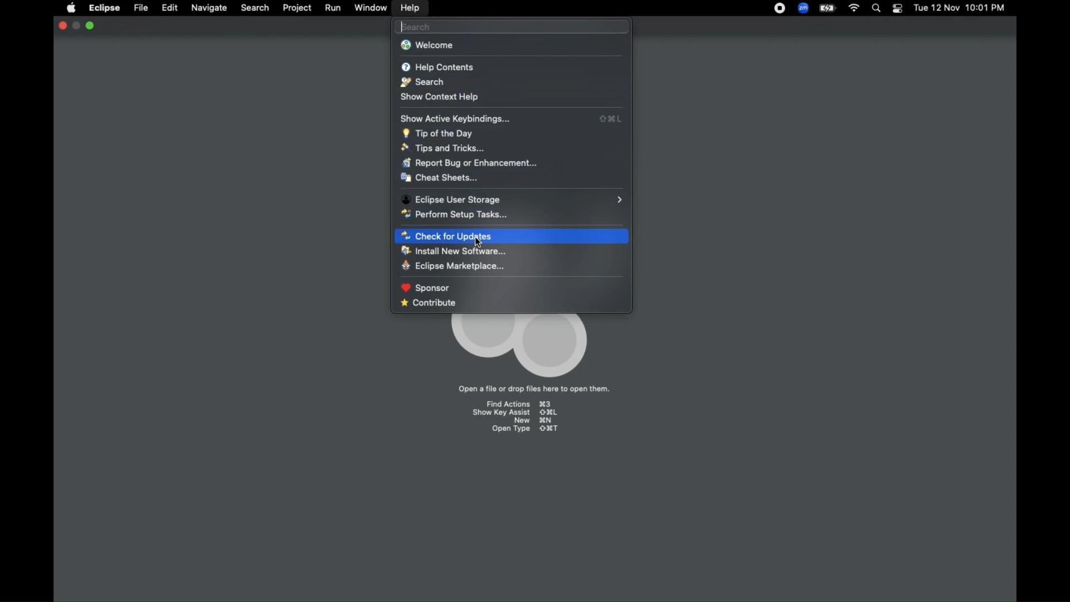 This screenshot has height=602, width=1070. Describe the element at coordinates (61, 26) in the screenshot. I see `Close` at that location.